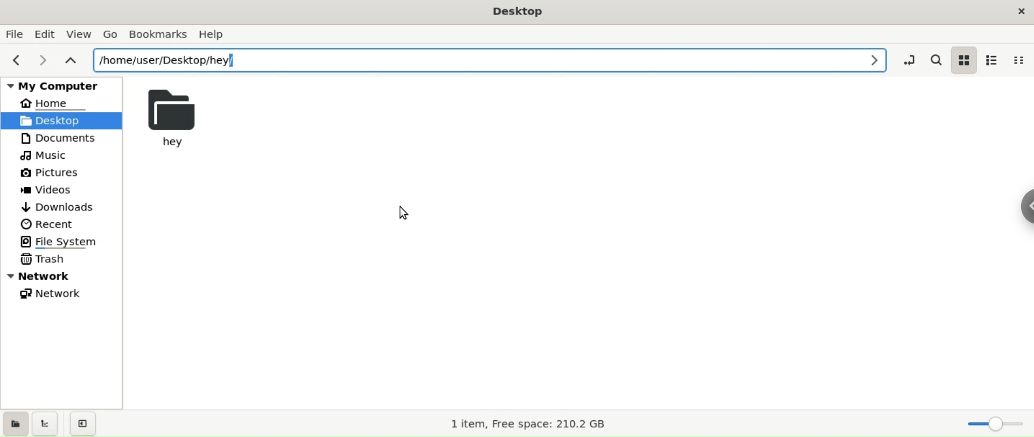  Describe the element at coordinates (1022, 59) in the screenshot. I see `compact view` at that location.